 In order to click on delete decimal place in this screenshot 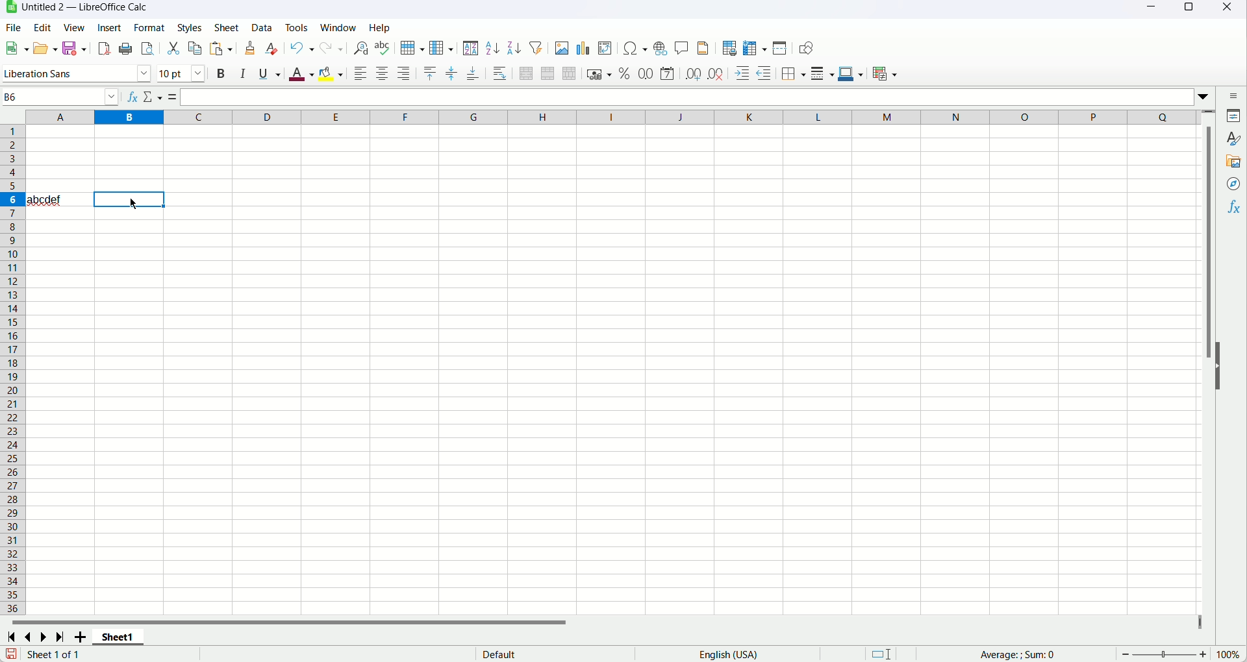, I will do `click(715, 75)`.